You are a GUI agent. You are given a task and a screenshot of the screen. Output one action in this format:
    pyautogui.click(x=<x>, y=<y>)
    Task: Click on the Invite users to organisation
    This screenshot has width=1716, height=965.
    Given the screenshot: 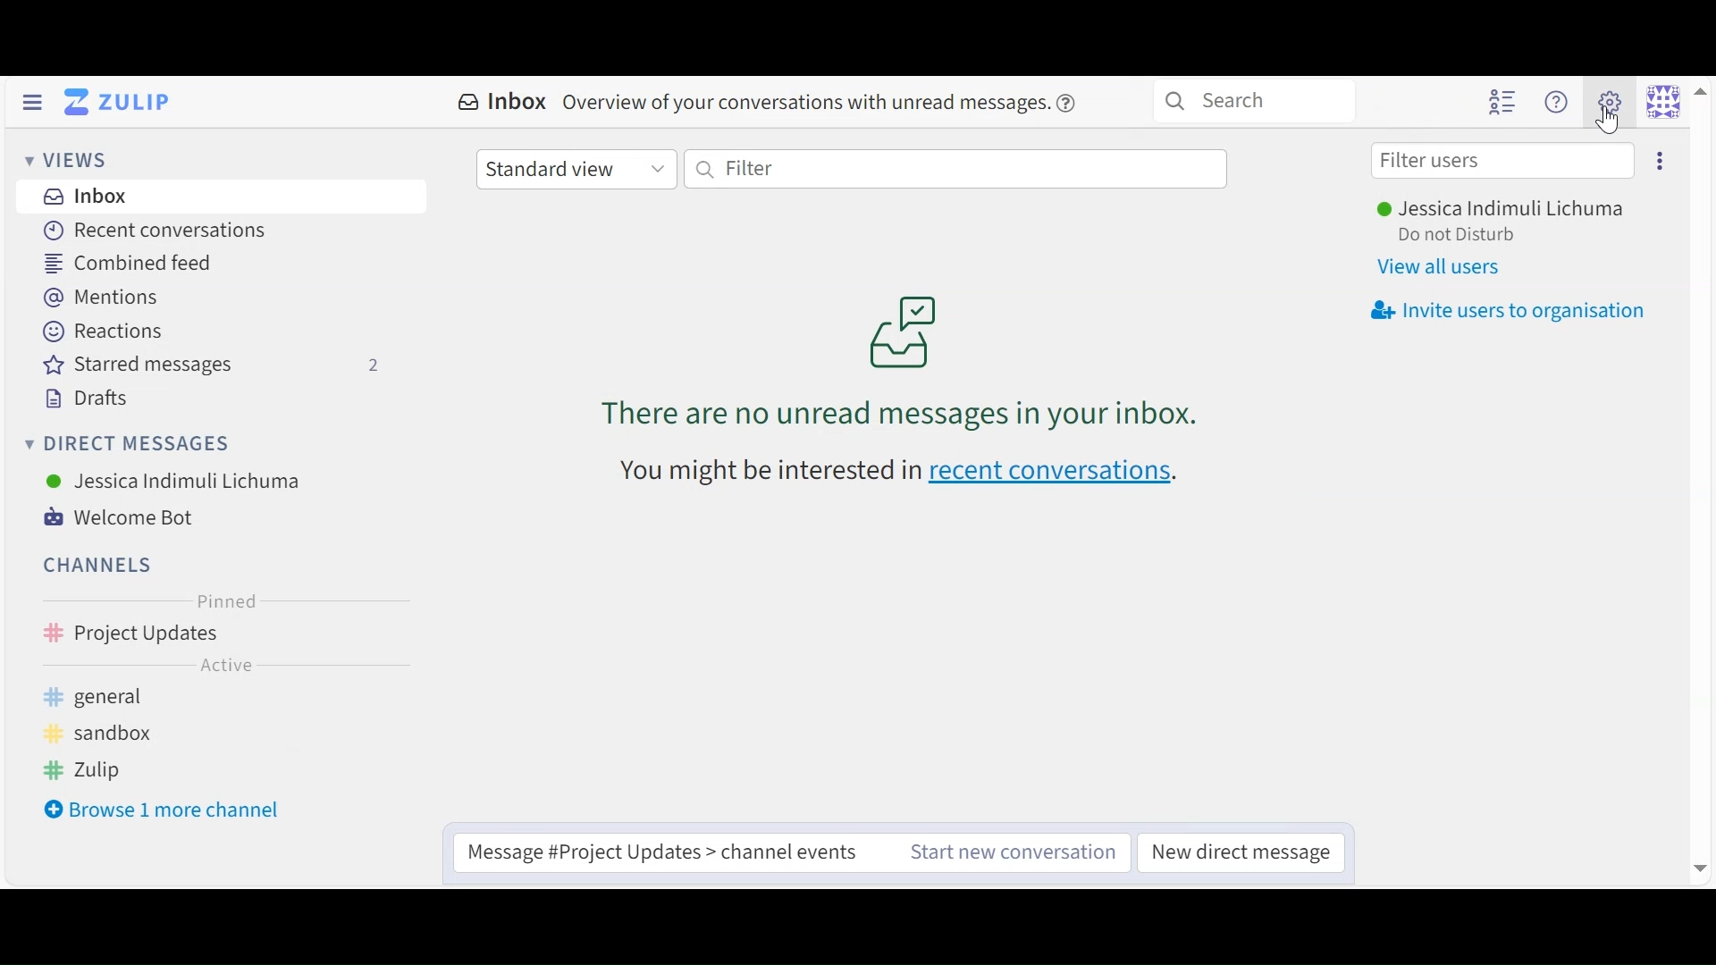 What is the action you would take?
    pyautogui.click(x=1656, y=159)
    